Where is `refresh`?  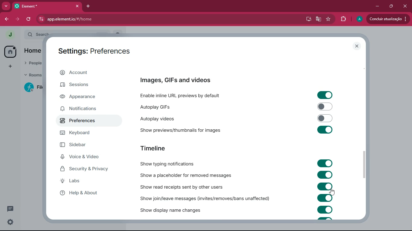 refresh is located at coordinates (29, 19).